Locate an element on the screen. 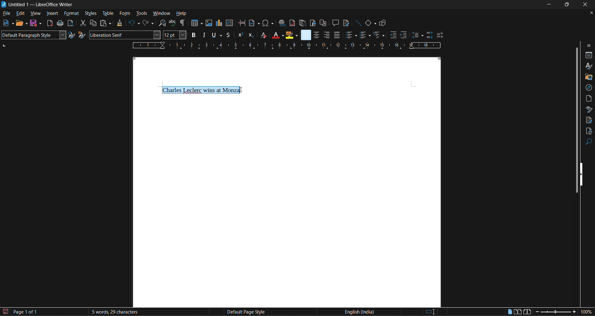 The height and width of the screenshot is (316, 595). increase indent is located at coordinates (394, 35).